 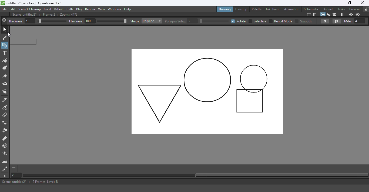 I want to click on Thickness, so click(x=22, y=21).